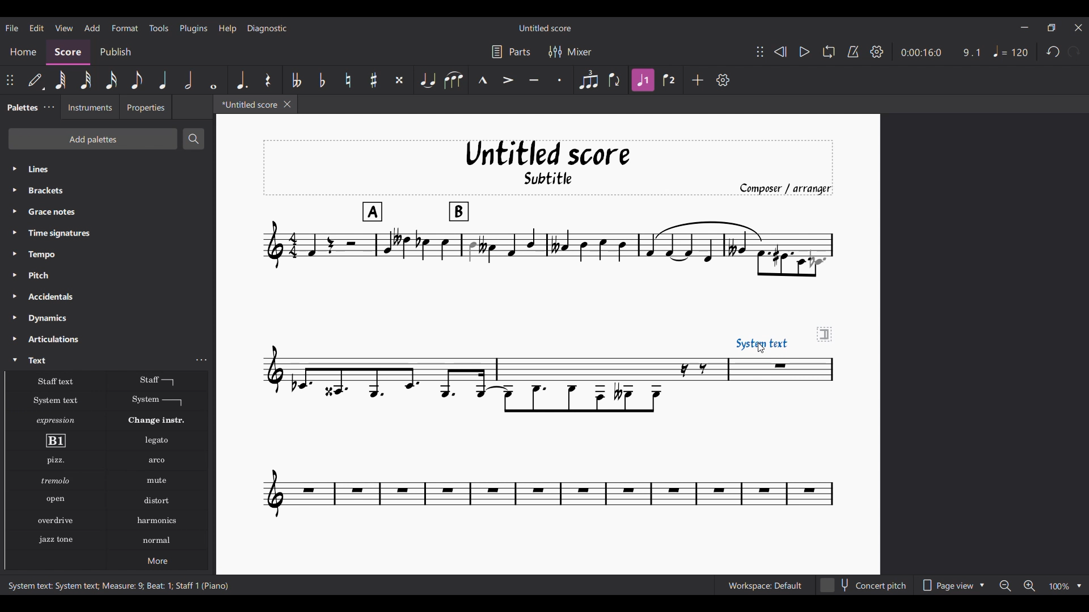 This screenshot has width=1089, height=612. I want to click on Redo, so click(1074, 52).